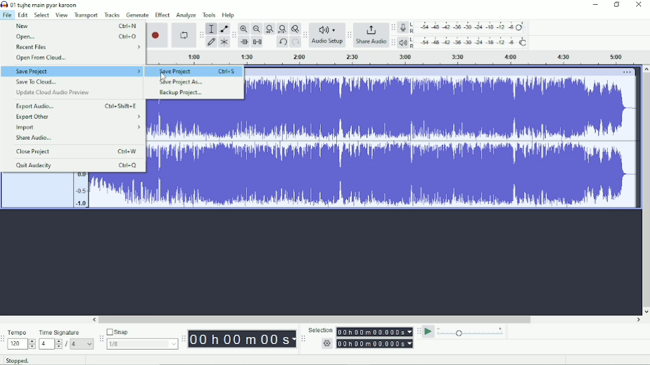 Image resolution: width=650 pixels, height=365 pixels. Describe the element at coordinates (183, 35) in the screenshot. I see `Enable looping` at that location.